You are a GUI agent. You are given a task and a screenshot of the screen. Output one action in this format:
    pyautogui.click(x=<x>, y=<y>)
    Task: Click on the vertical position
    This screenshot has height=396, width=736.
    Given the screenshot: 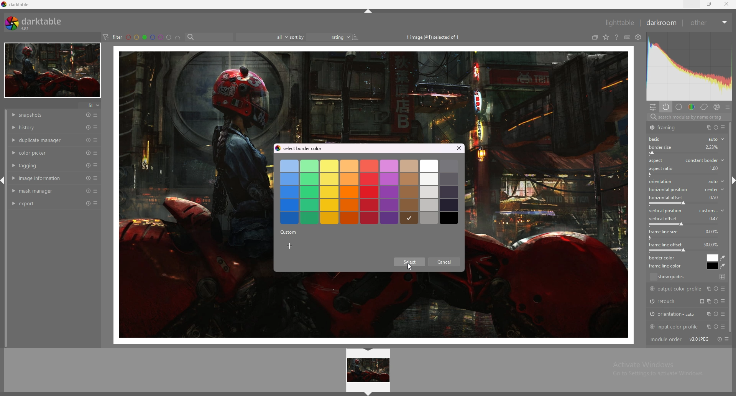 What is the action you would take?
    pyautogui.click(x=687, y=210)
    